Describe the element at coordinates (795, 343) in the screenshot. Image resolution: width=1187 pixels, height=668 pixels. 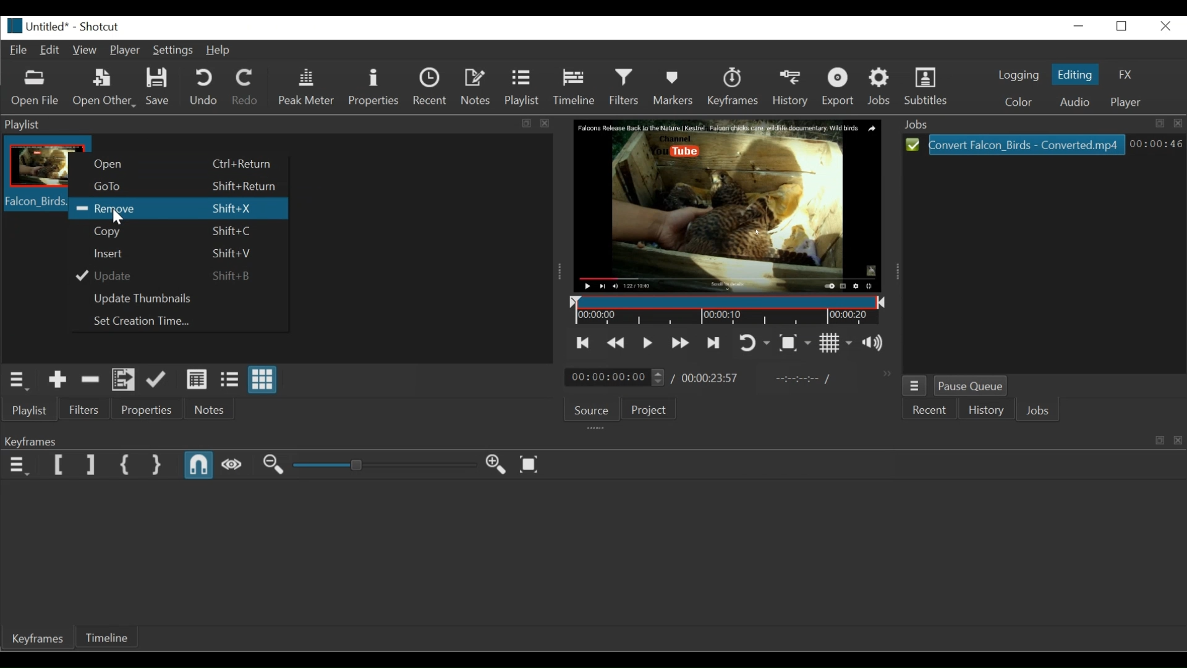
I see `Toggle Zoom` at that location.